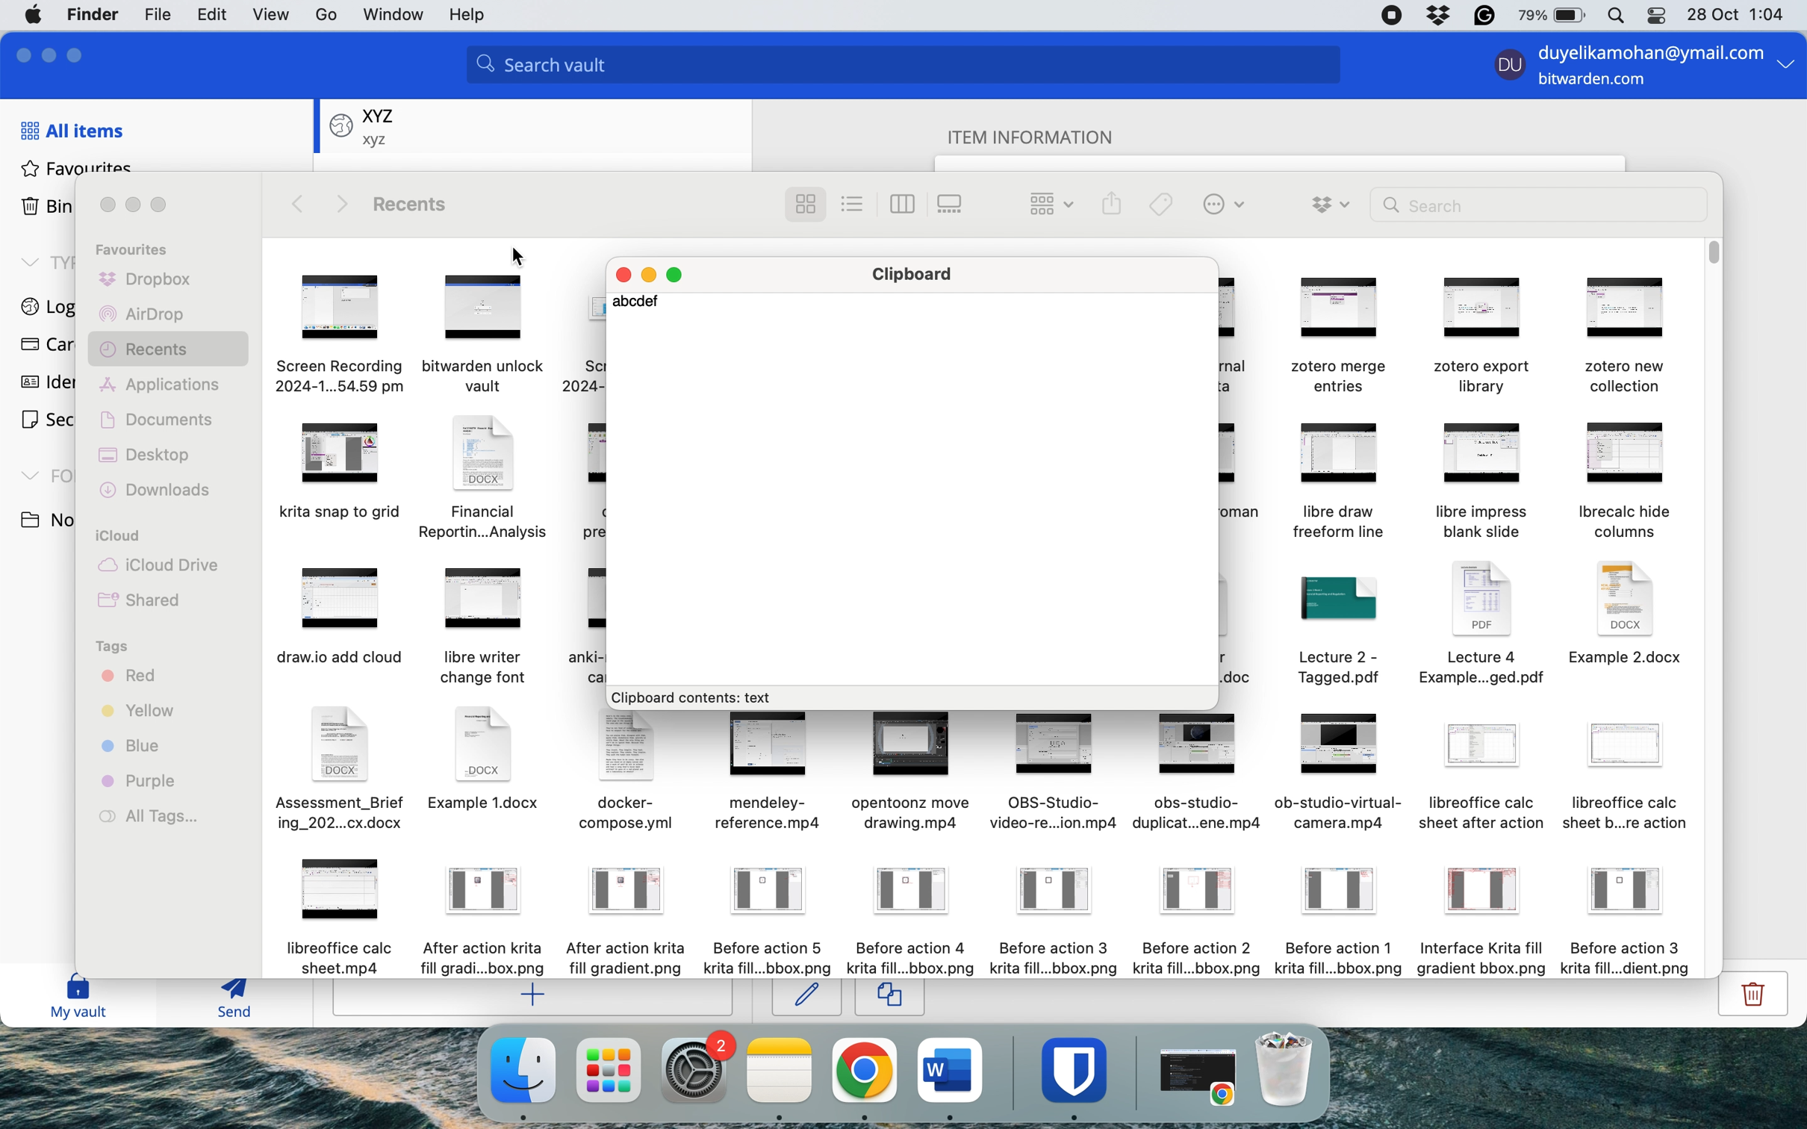  What do you see at coordinates (152, 455) in the screenshot?
I see `desktop` at bounding box center [152, 455].